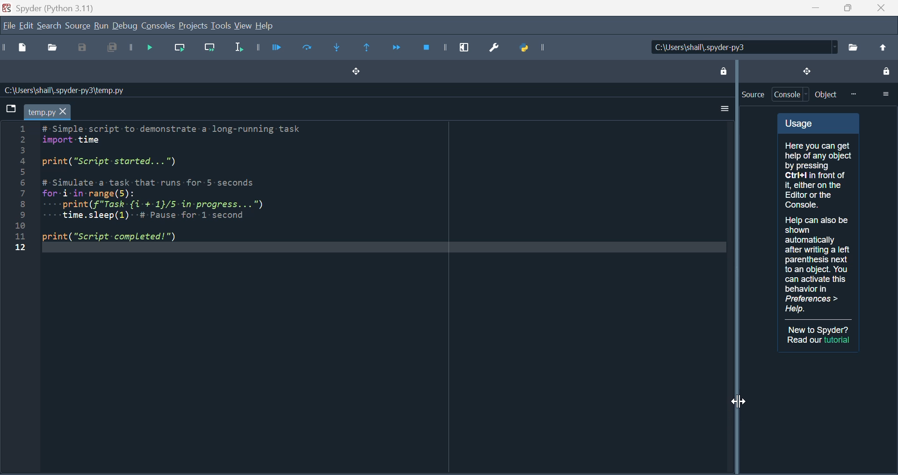  What do you see at coordinates (183, 184) in the screenshot?
I see `Python code` at bounding box center [183, 184].